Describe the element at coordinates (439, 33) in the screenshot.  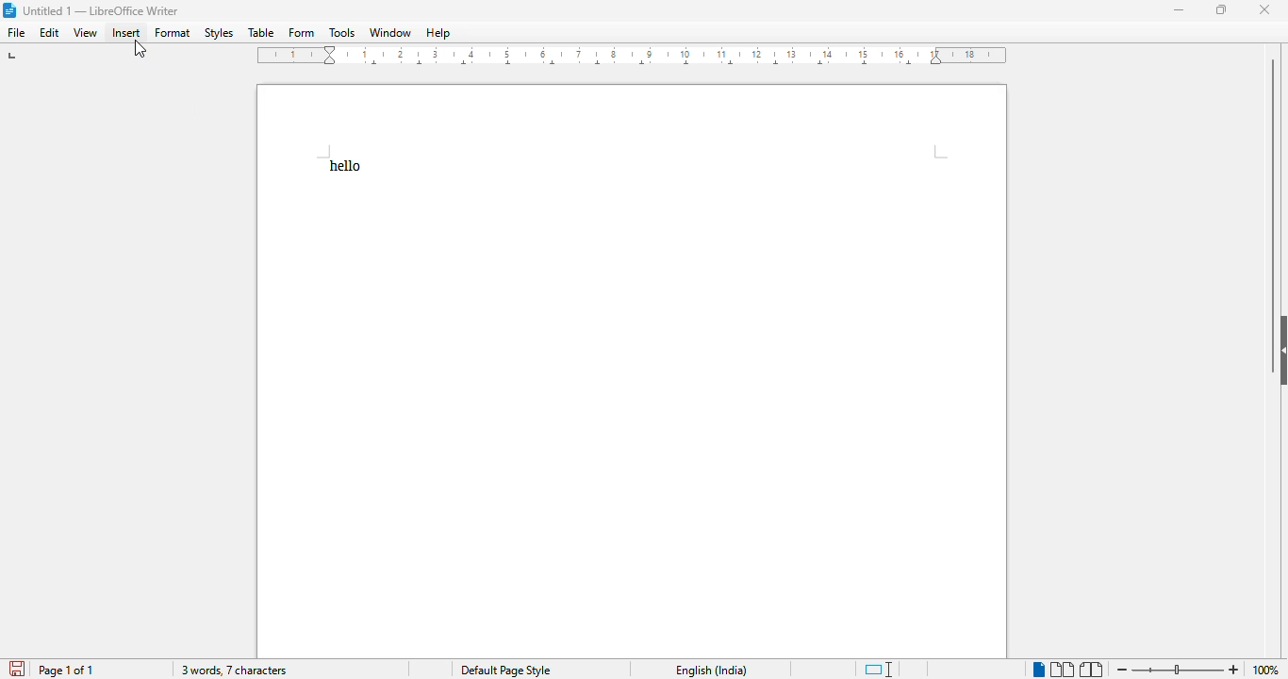
I see `help` at that location.